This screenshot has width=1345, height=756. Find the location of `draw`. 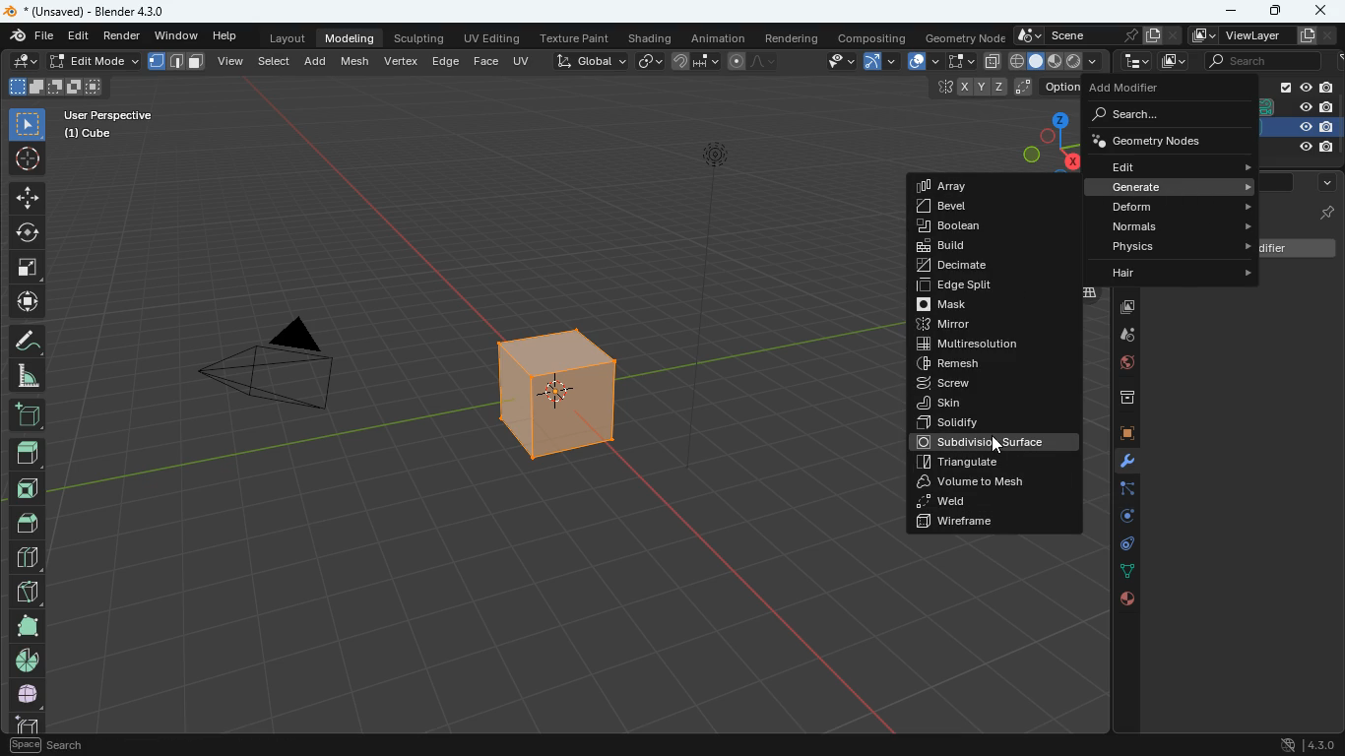

draw is located at coordinates (753, 60).